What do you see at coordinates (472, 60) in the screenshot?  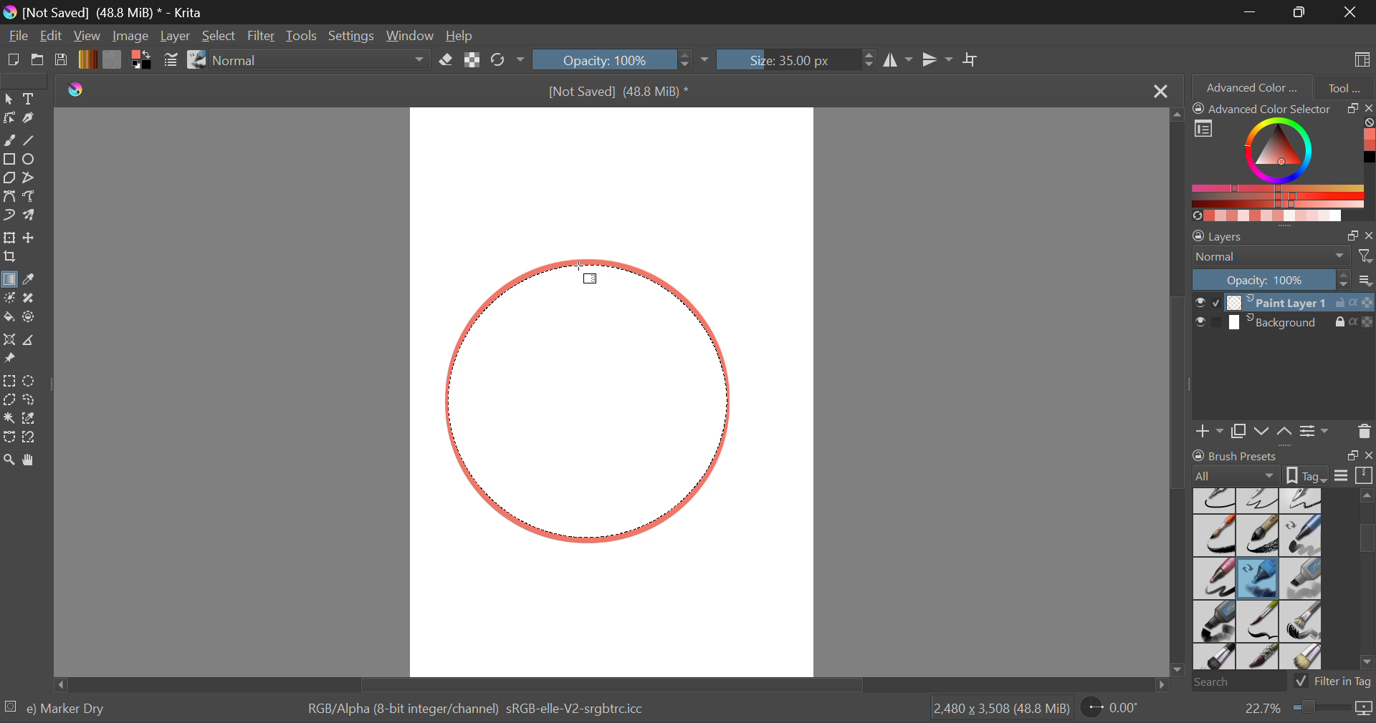 I see `Preserve Alpha` at bounding box center [472, 60].